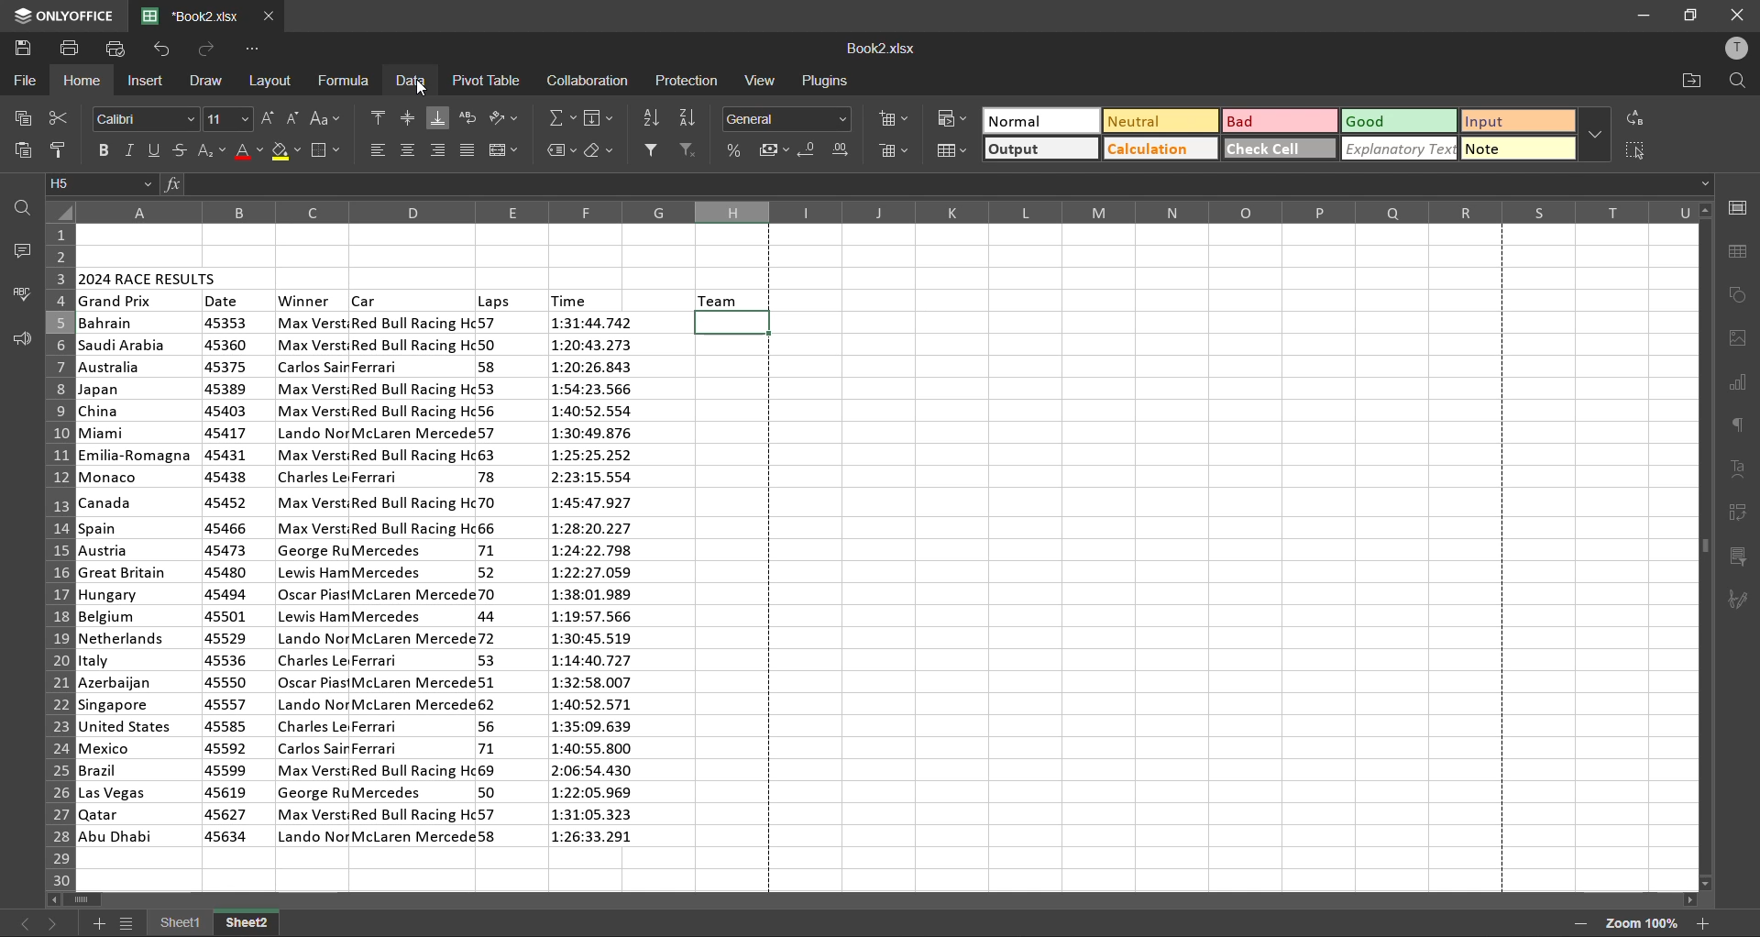  What do you see at coordinates (22, 81) in the screenshot?
I see `file` at bounding box center [22, 81].